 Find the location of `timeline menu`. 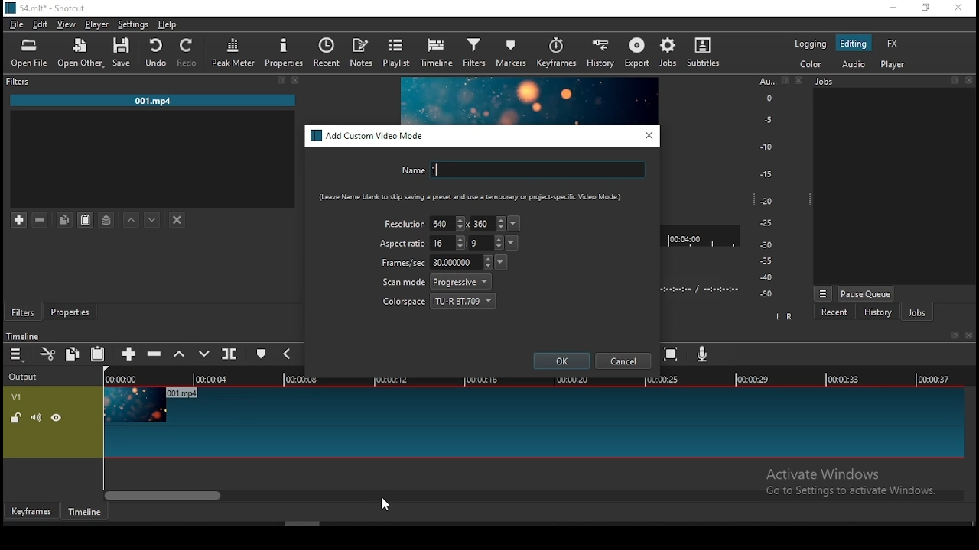

timeline menu is located at coordinates (18, 354).